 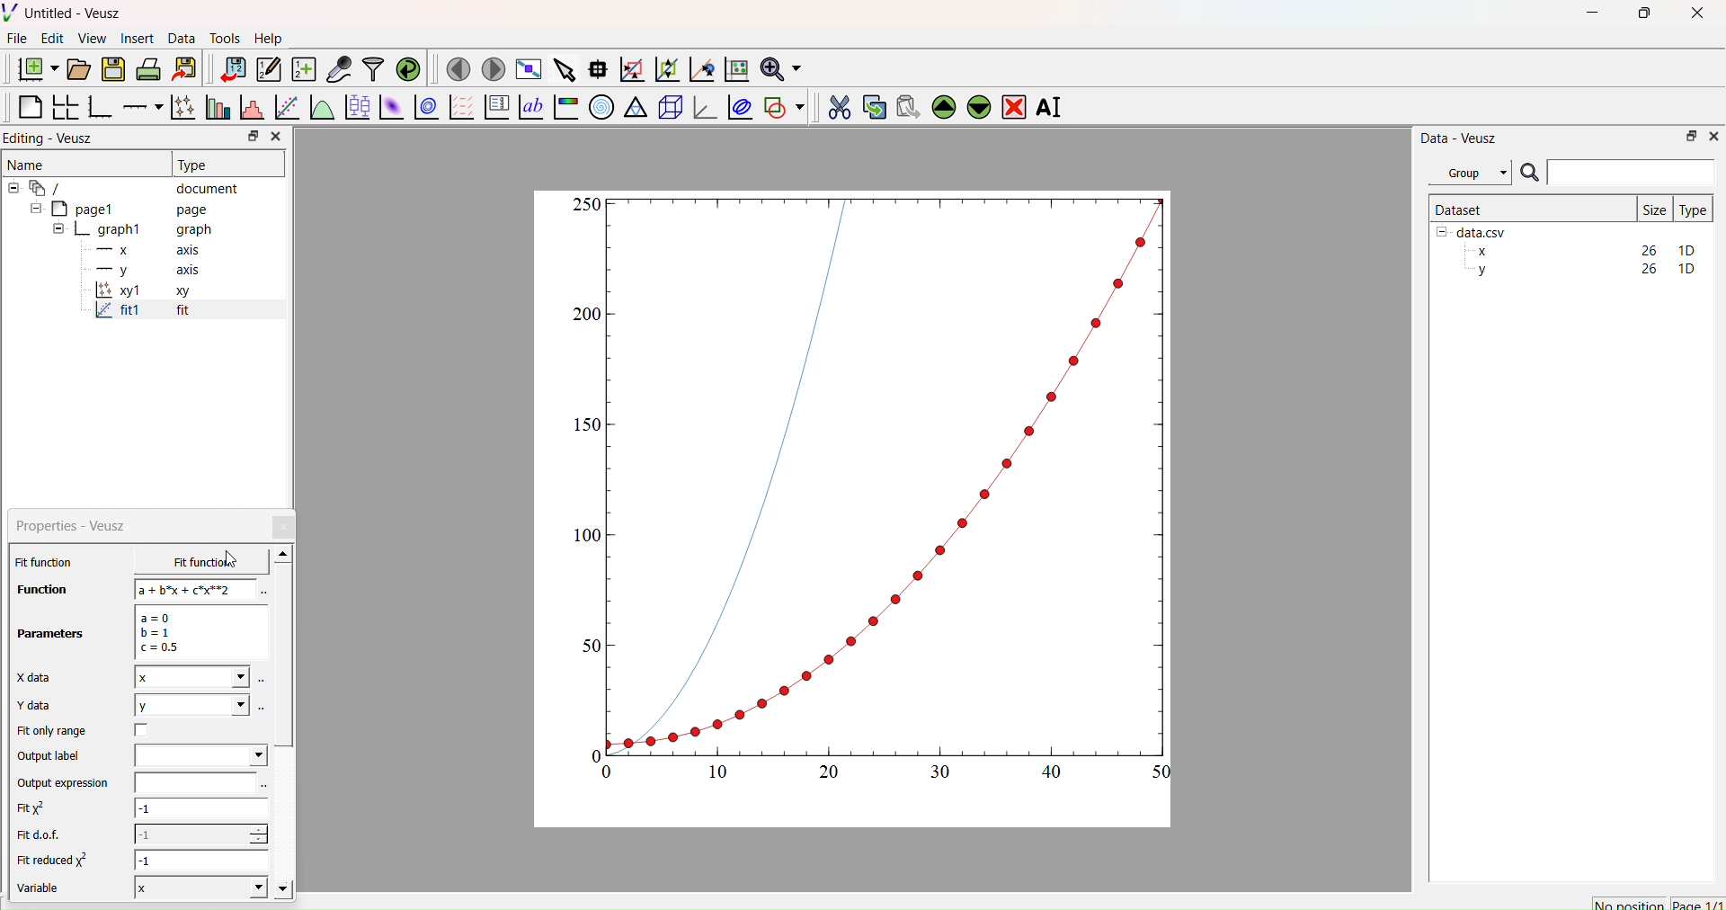 I want to click on Copy, so click(x=869, y=105).